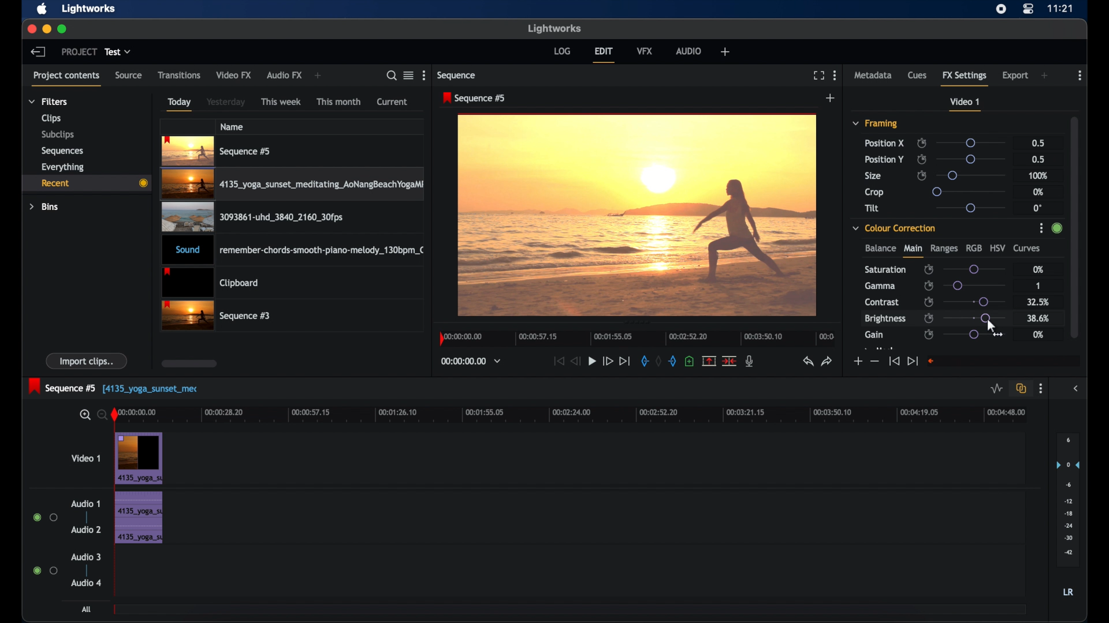  I want to click on edit, so click(604, 55).